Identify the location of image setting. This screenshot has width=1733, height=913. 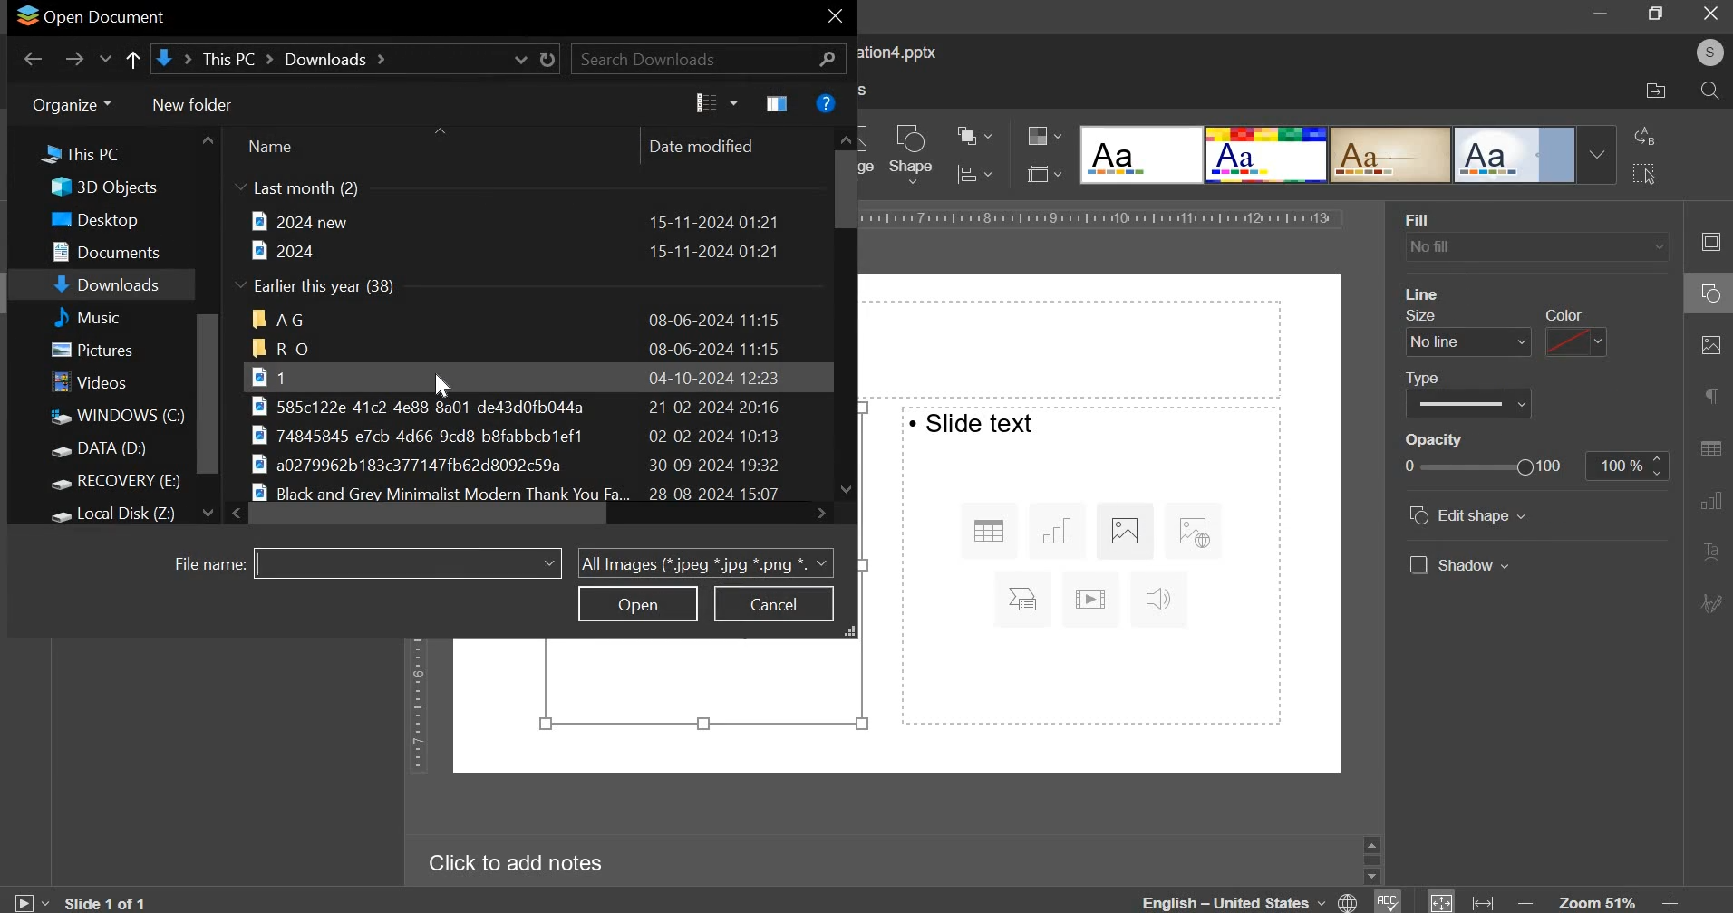
(1708, 345).